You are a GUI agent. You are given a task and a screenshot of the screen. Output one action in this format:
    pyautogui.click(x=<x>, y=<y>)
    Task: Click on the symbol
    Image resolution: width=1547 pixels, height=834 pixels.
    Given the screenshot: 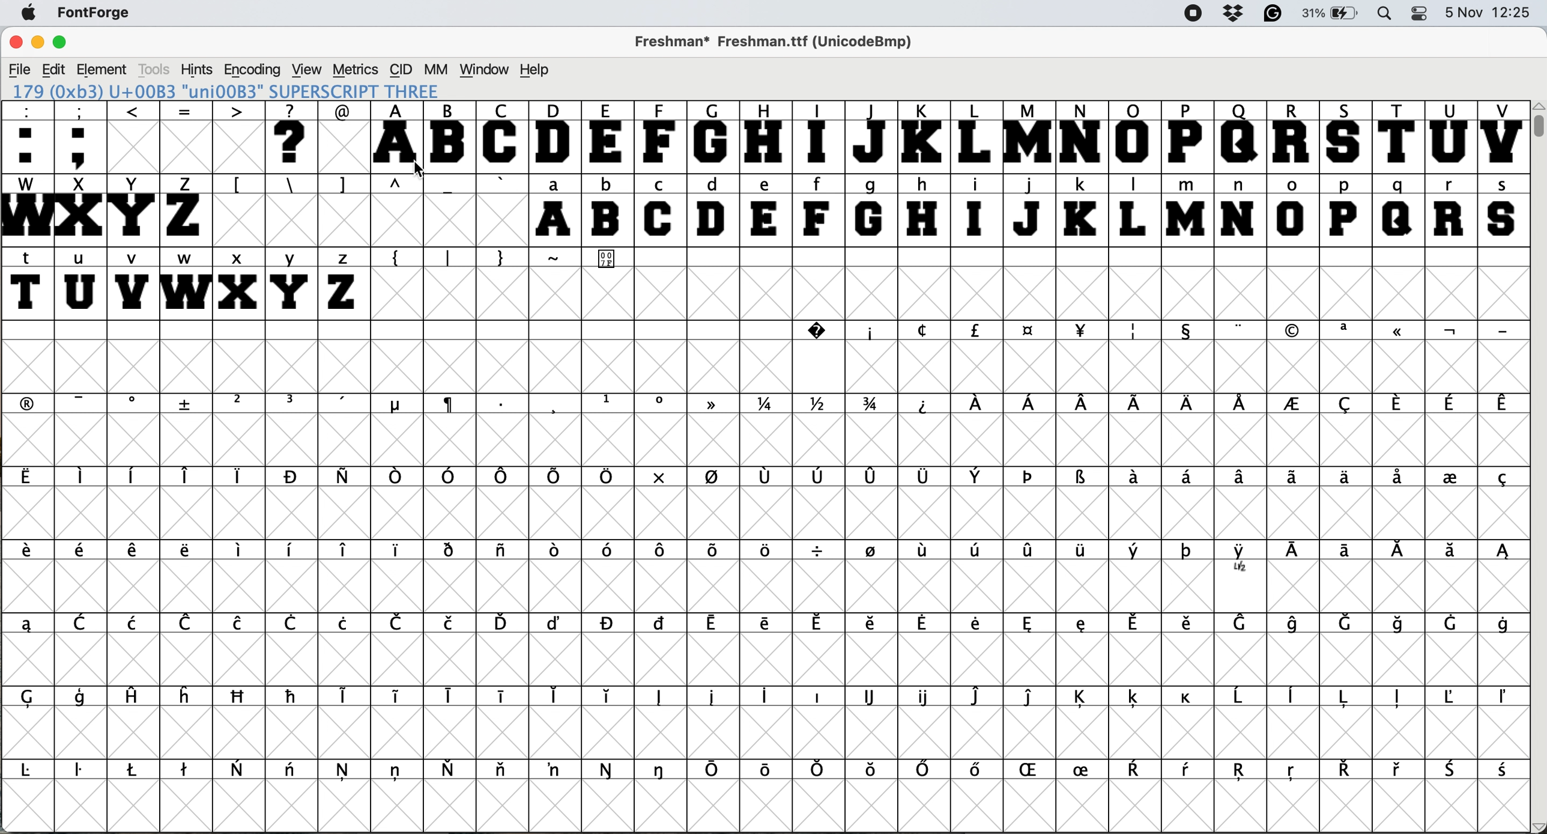 What is the action you would take?
    pyautogui.click(x=345, y=623)
    